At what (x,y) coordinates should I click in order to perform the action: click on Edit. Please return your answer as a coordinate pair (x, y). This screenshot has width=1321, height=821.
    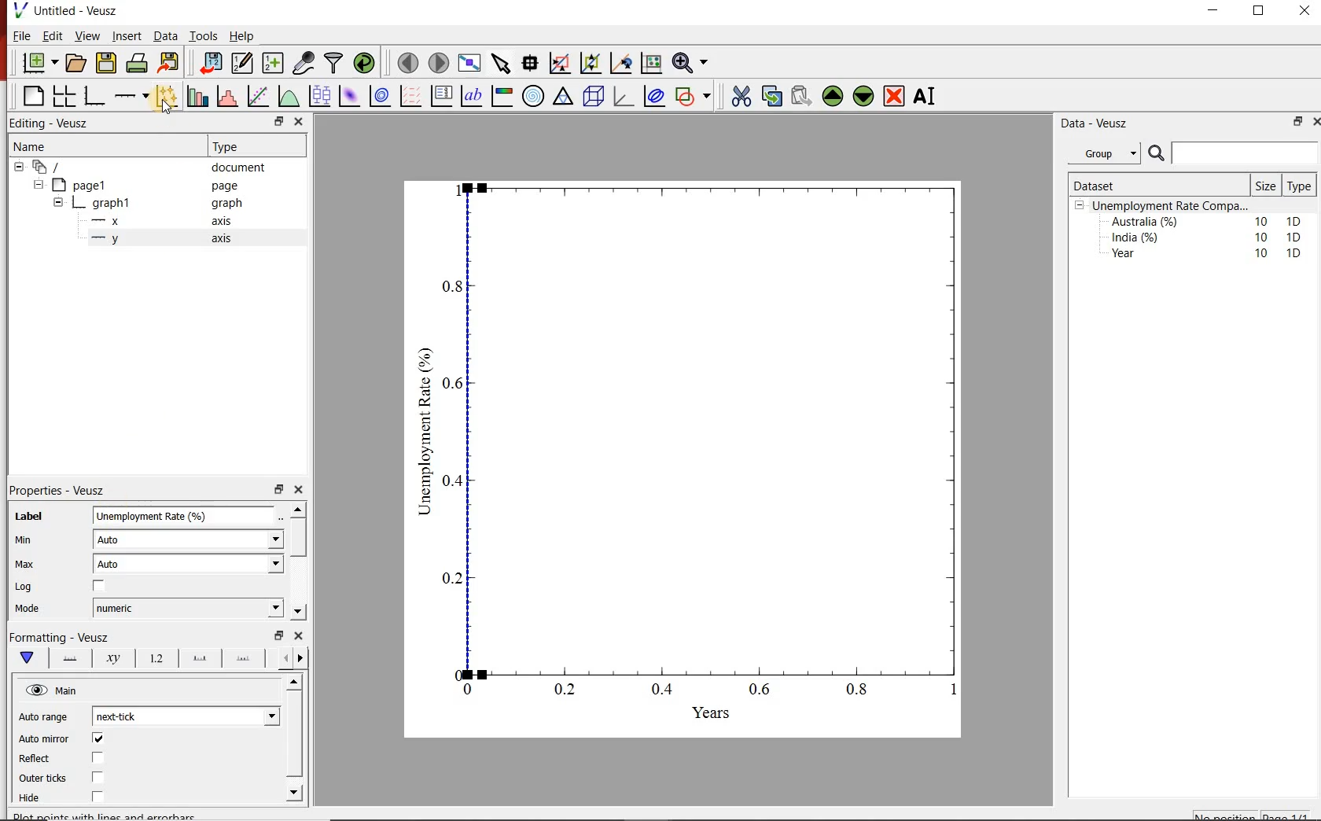
    Looking at the image, I should click on (50, 35).